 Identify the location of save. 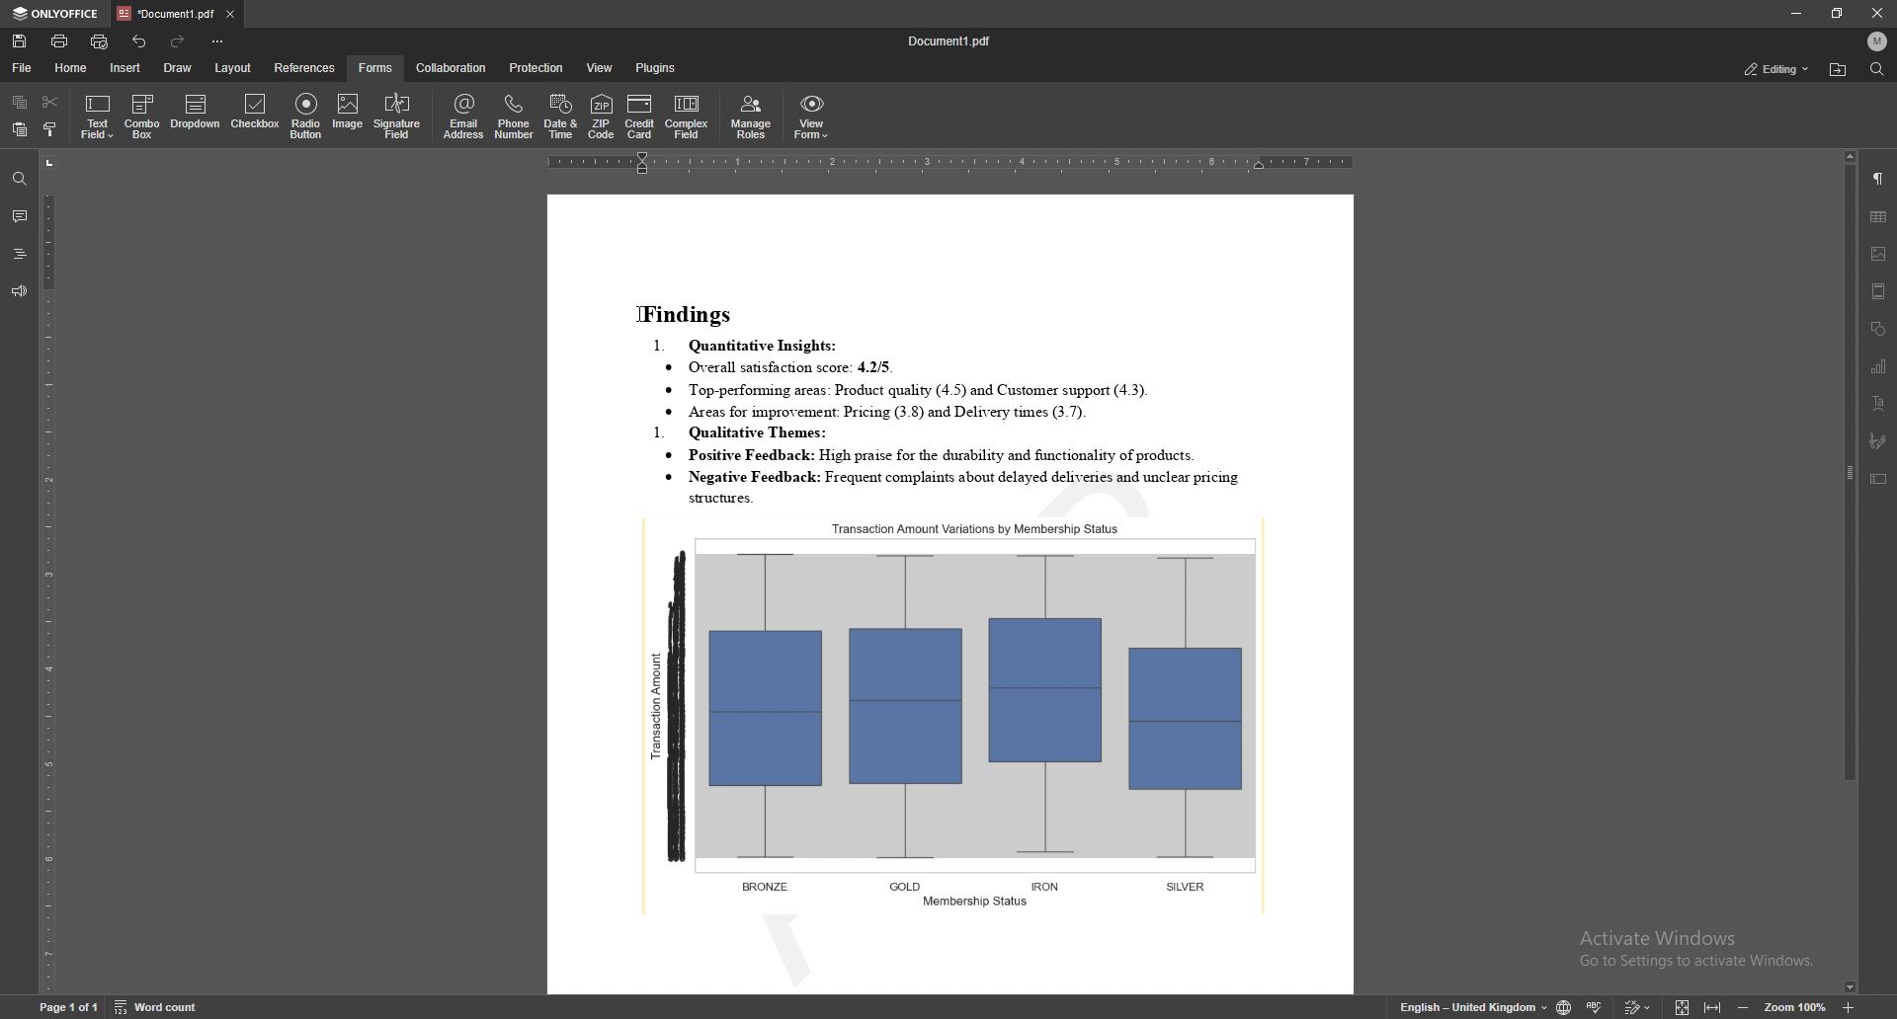
(19, 42).